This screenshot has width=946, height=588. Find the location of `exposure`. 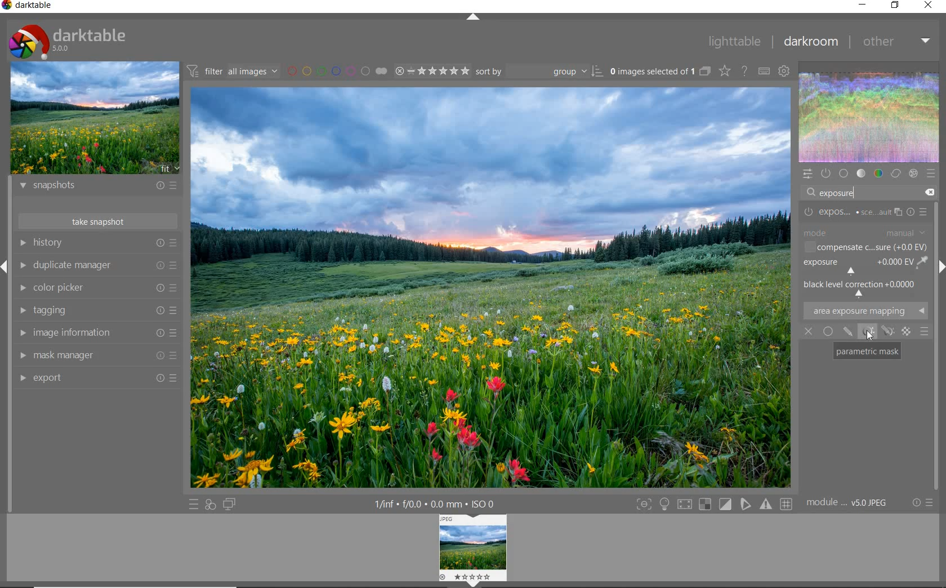

exposure is located at coordinates (841, 193).